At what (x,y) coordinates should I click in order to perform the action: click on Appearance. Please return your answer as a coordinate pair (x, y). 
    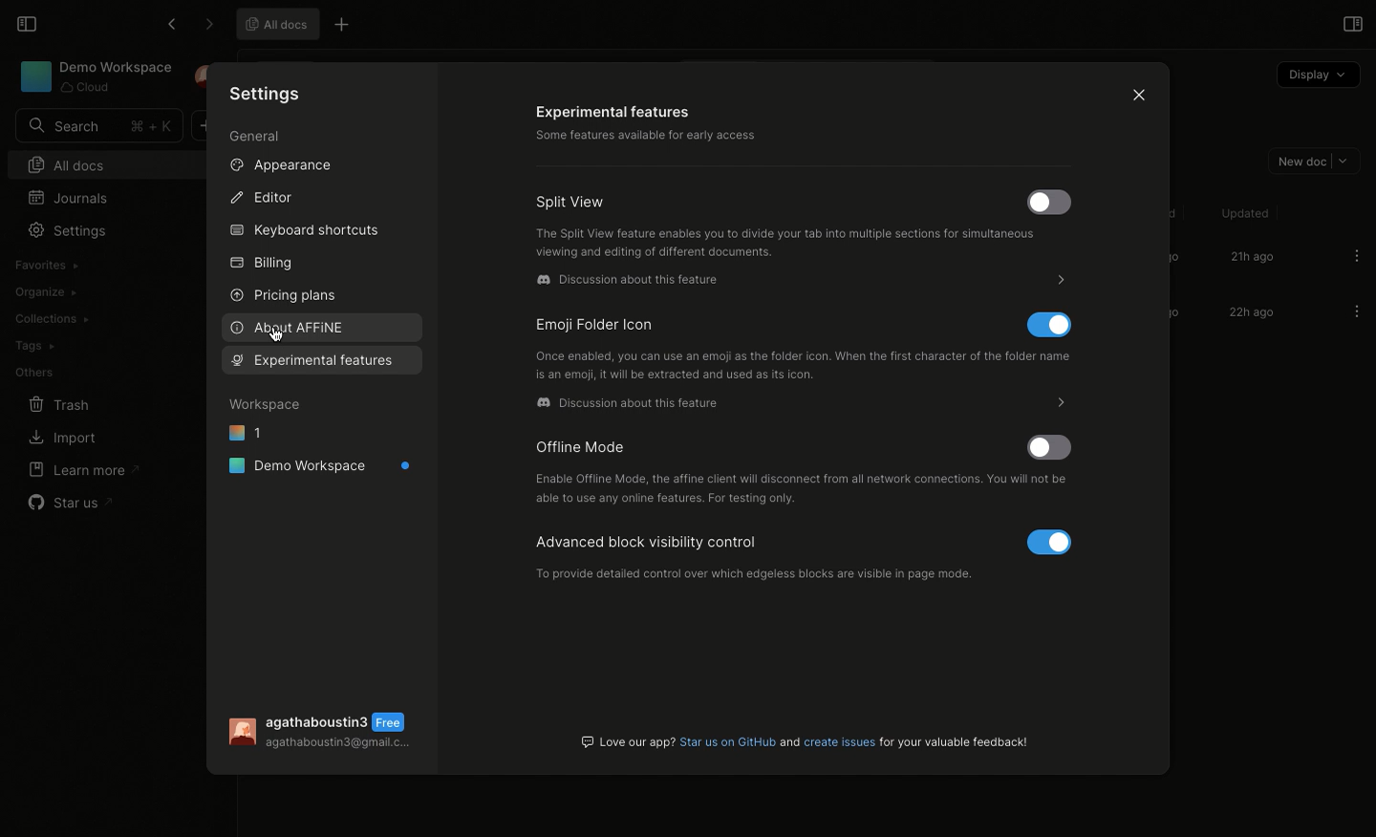
    Looking at the image, I should click on (278, 164).